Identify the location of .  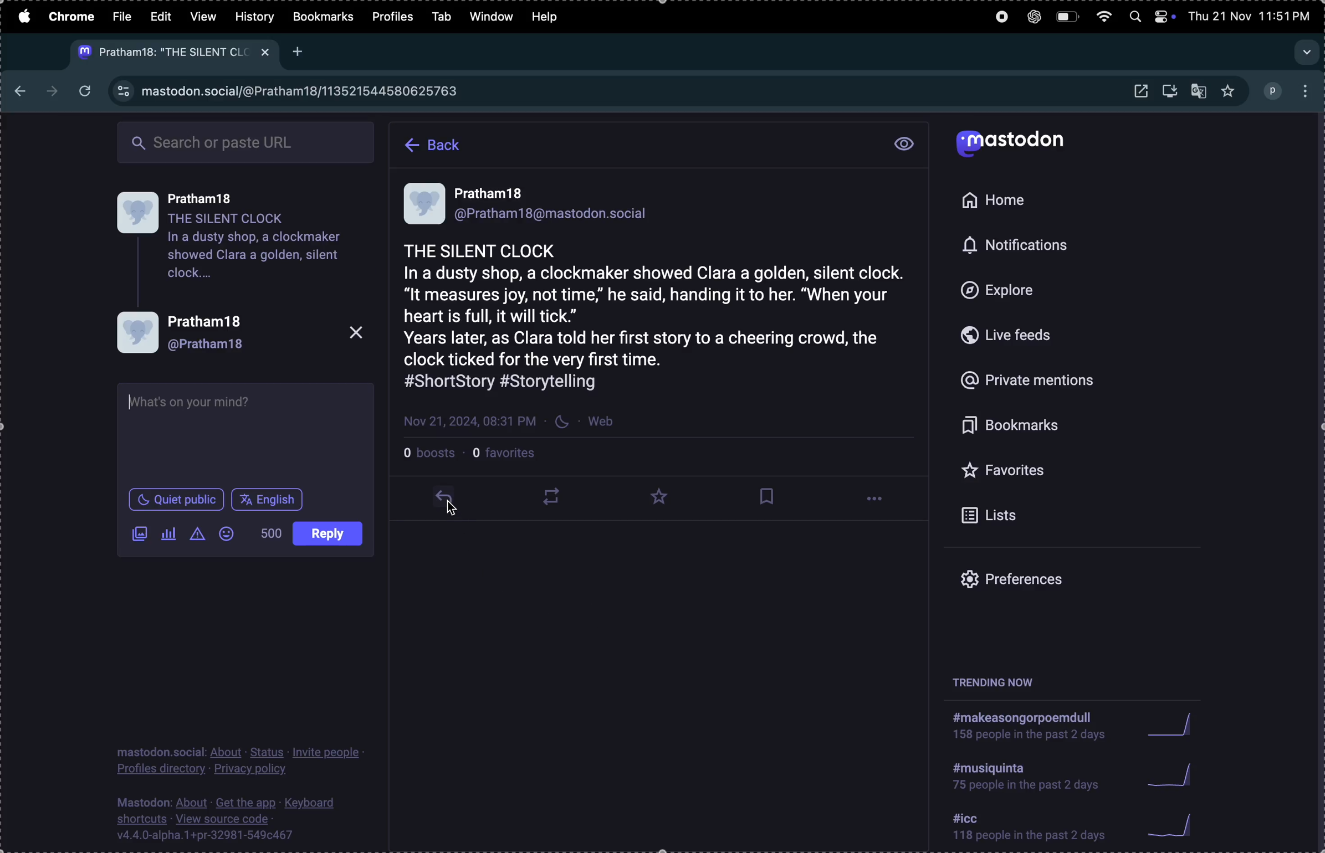
(446, 147).